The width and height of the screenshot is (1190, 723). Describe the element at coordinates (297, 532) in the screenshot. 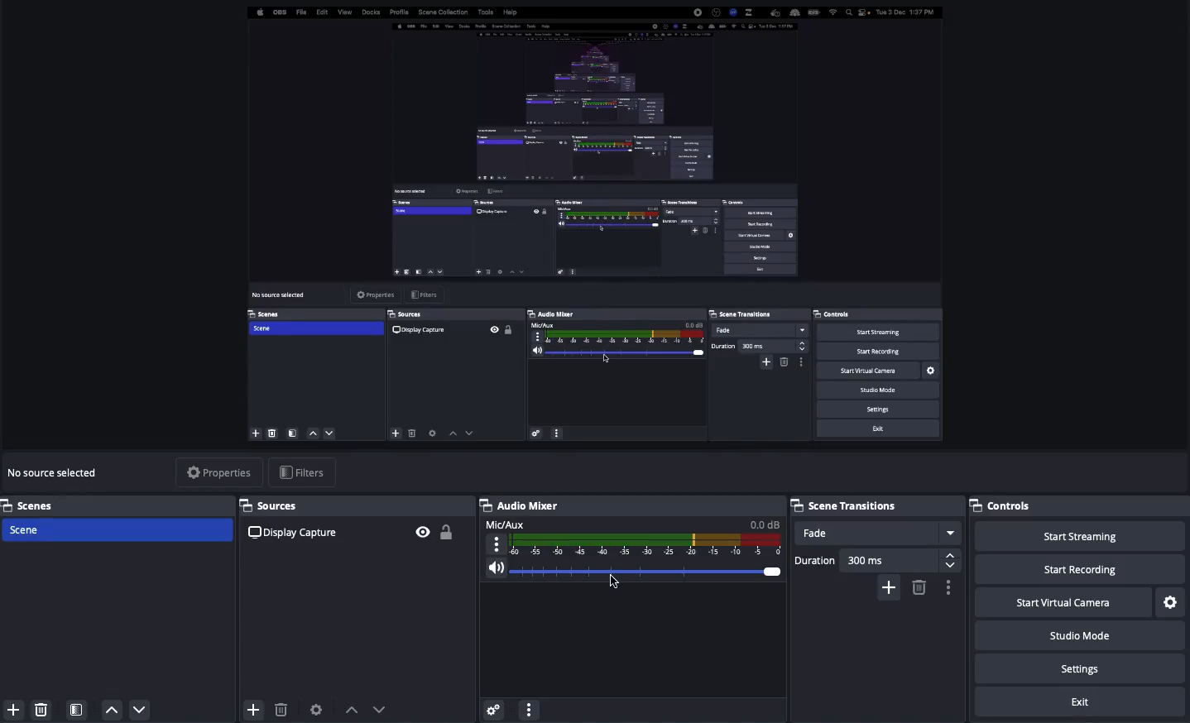

I see `Display capture` at that location.